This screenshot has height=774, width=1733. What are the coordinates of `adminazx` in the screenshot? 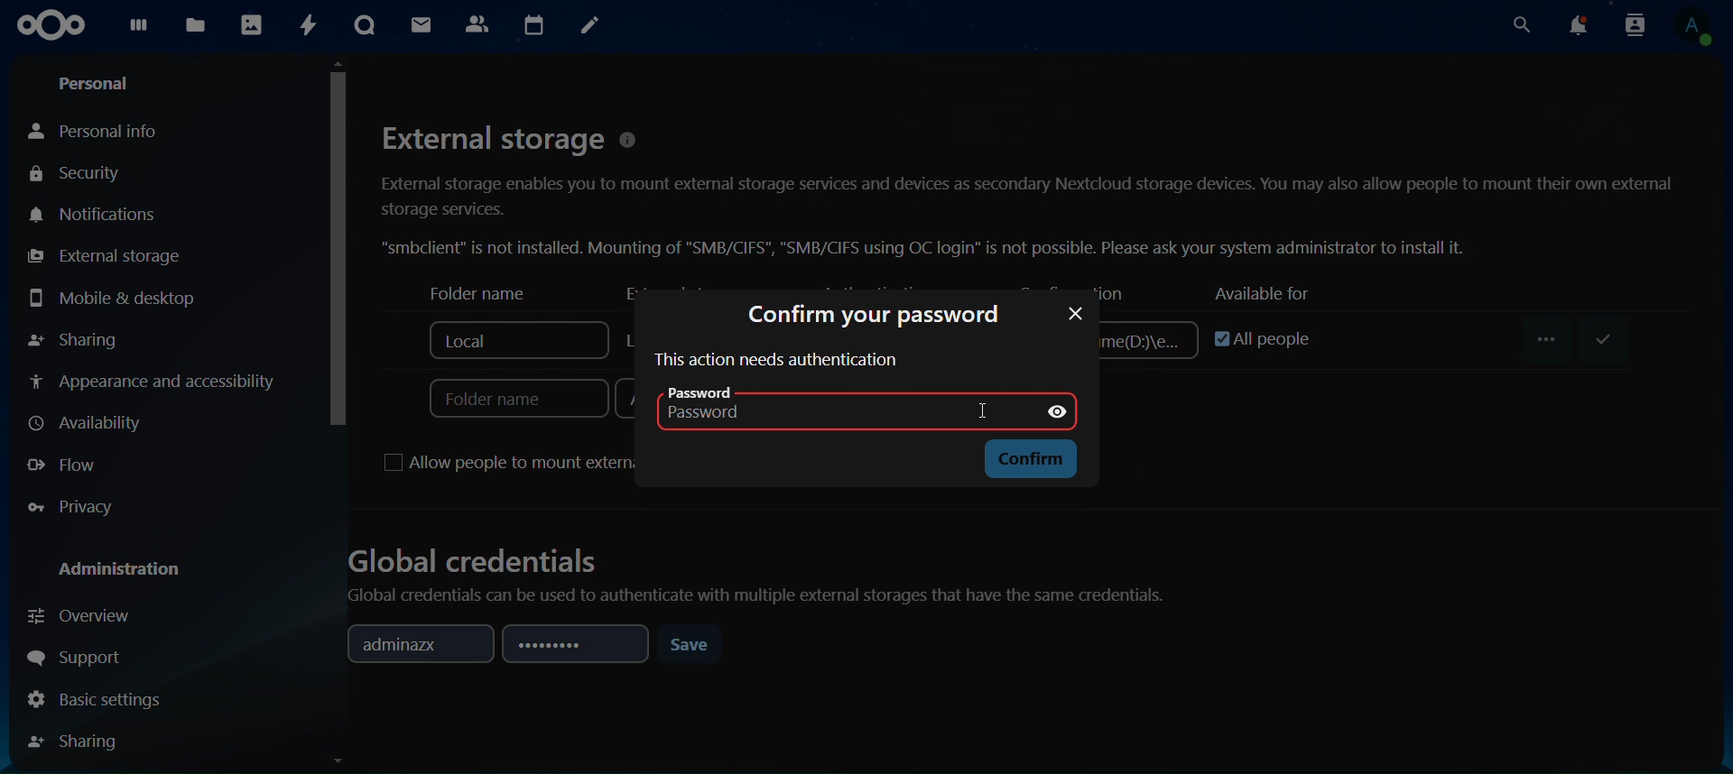 It's located at (413, 644).